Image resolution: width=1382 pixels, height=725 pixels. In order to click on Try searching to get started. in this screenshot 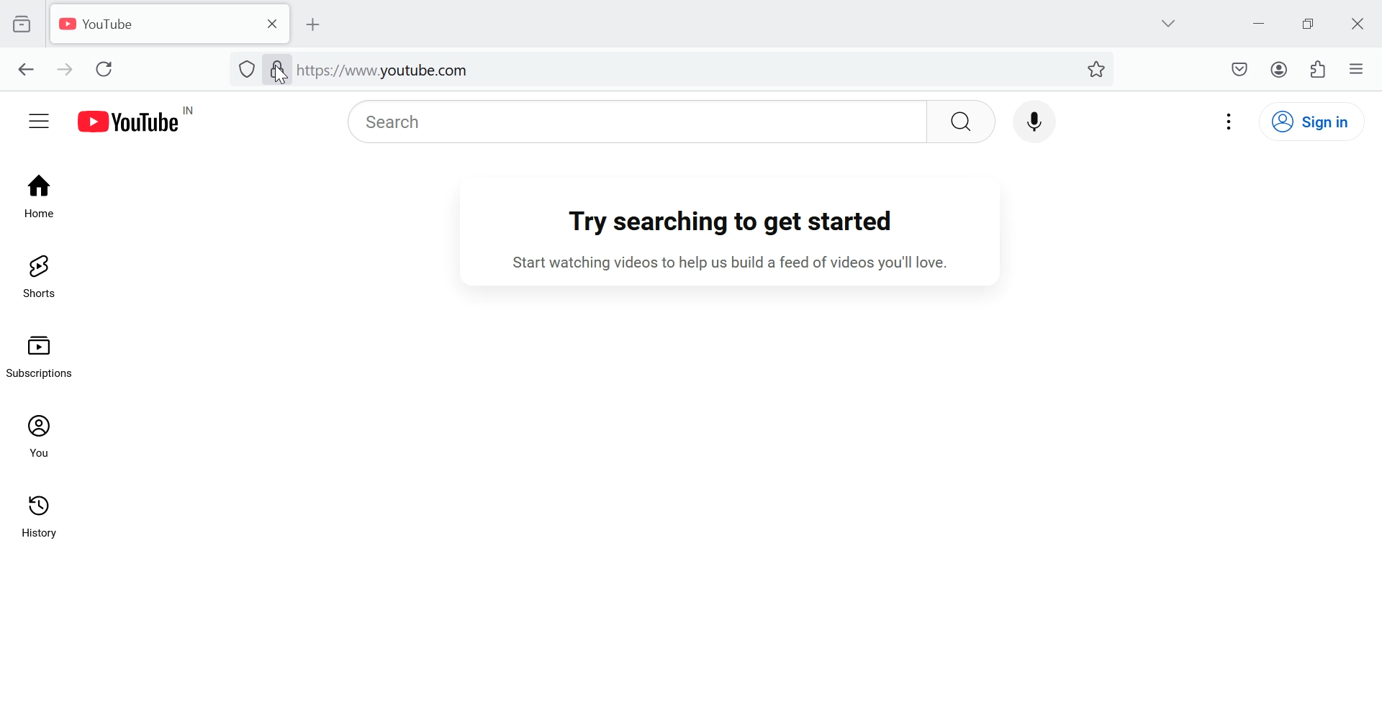, I will do `click(736, 223)`.